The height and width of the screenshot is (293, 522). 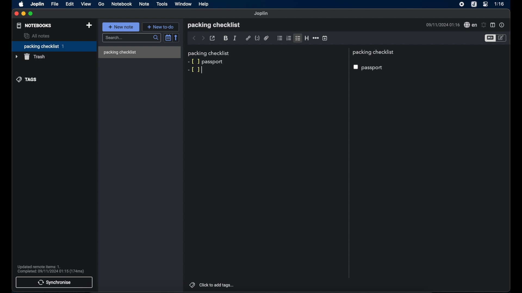 I want to click on window, so click(x=183, y=4).